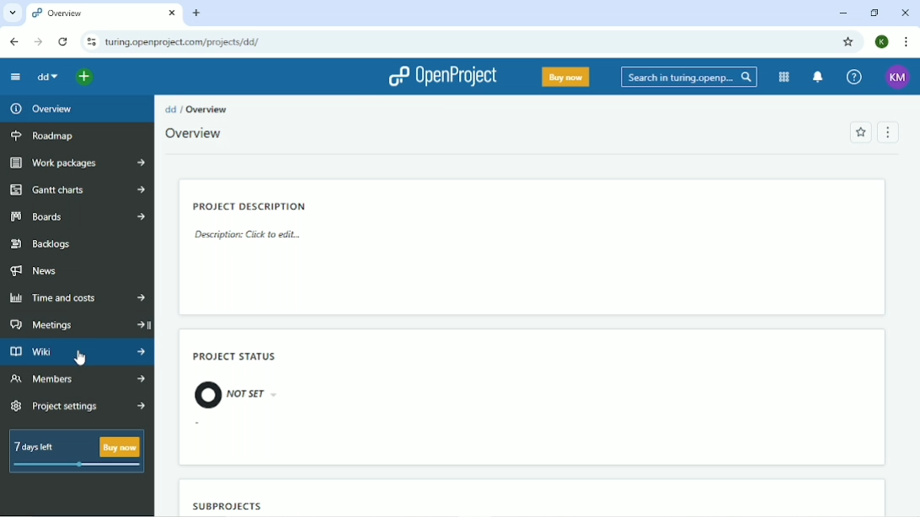 The width and height of the screenshot is (920, 517). I want to click on Help, so click(854, 77).